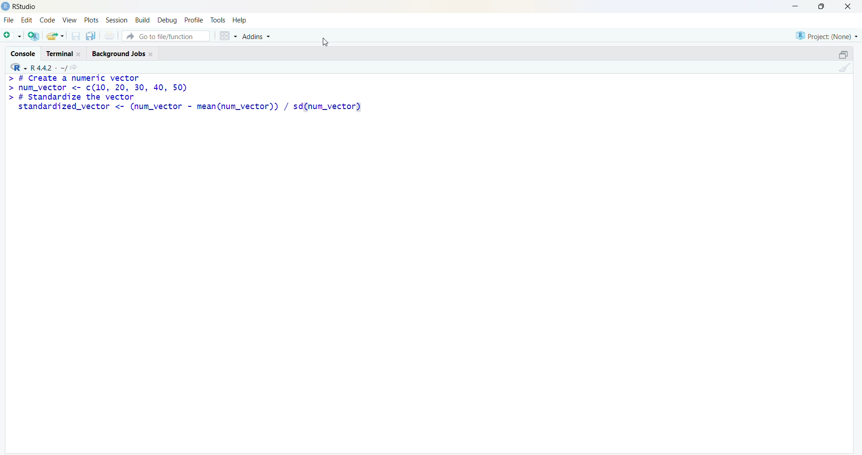 The image size is (862, 455). I want to click on cursor, so click(325, 42).